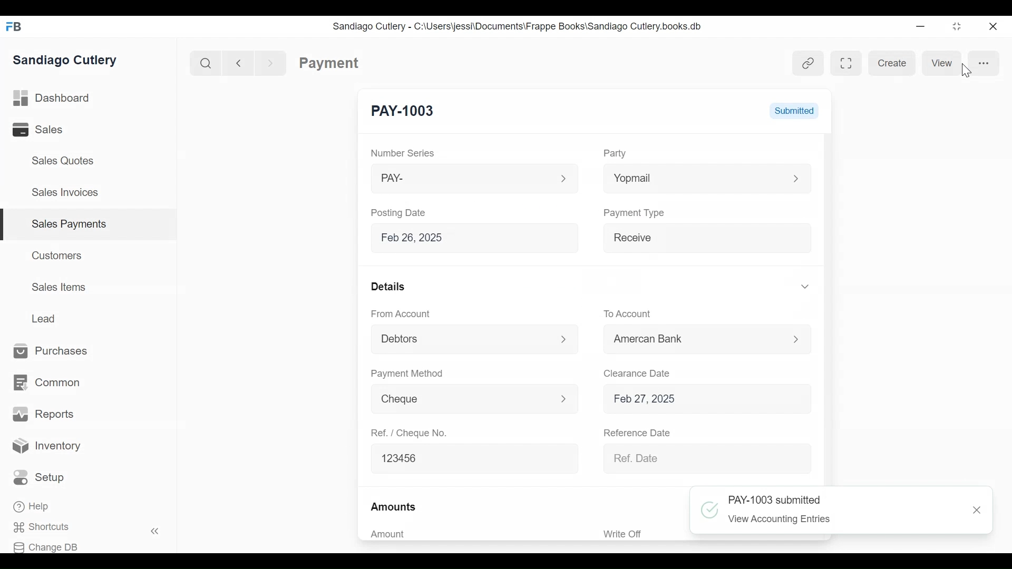  I want to click on PAY-, so click(459, 179).